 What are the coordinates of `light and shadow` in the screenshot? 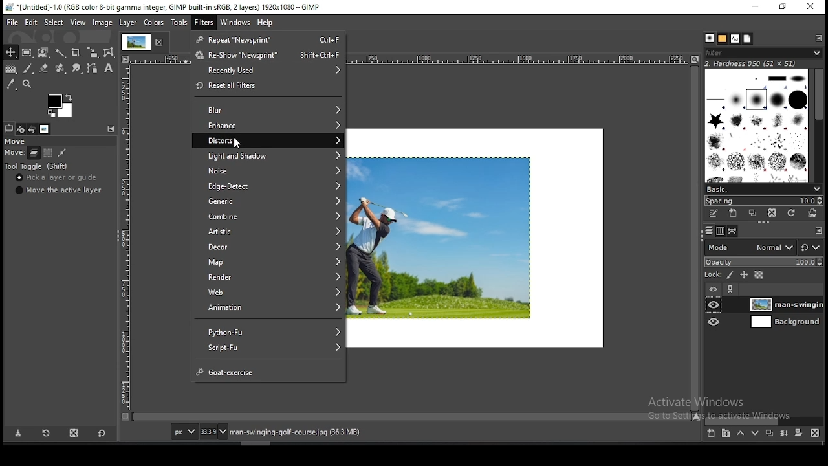 It's located at (268, 154).